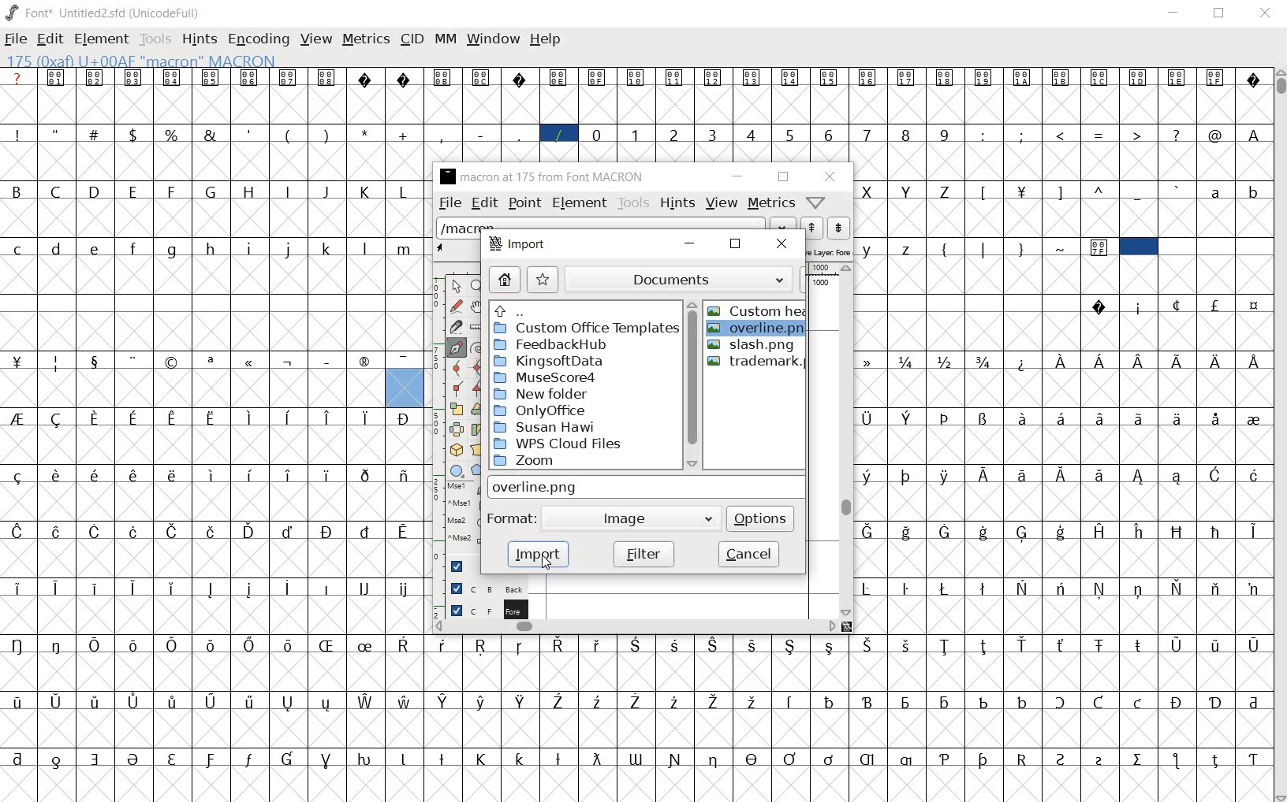 The image size is (1287, 802). Describe the element at coordinates (867, 134) in the screenshot. I see `7` at that location.